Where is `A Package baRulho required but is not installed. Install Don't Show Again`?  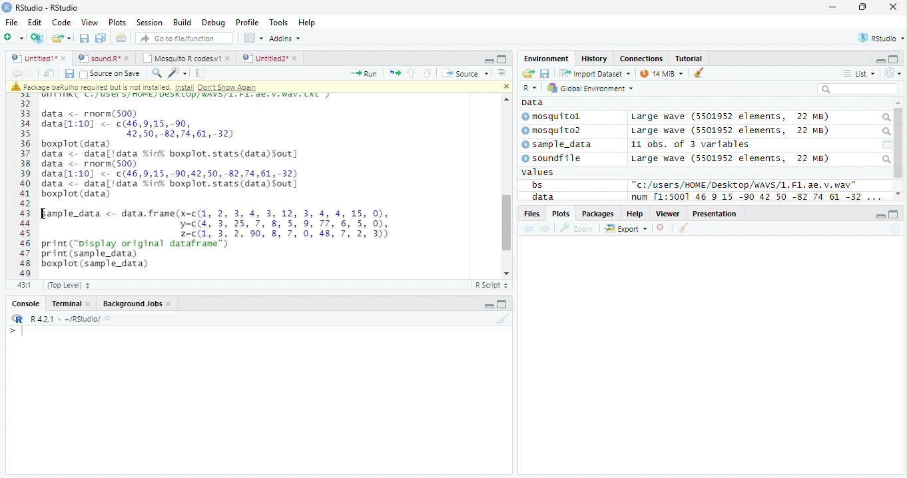
A Package baRulho required but is not installed. Install Don't Show Again is located at coordinates (161, 87).